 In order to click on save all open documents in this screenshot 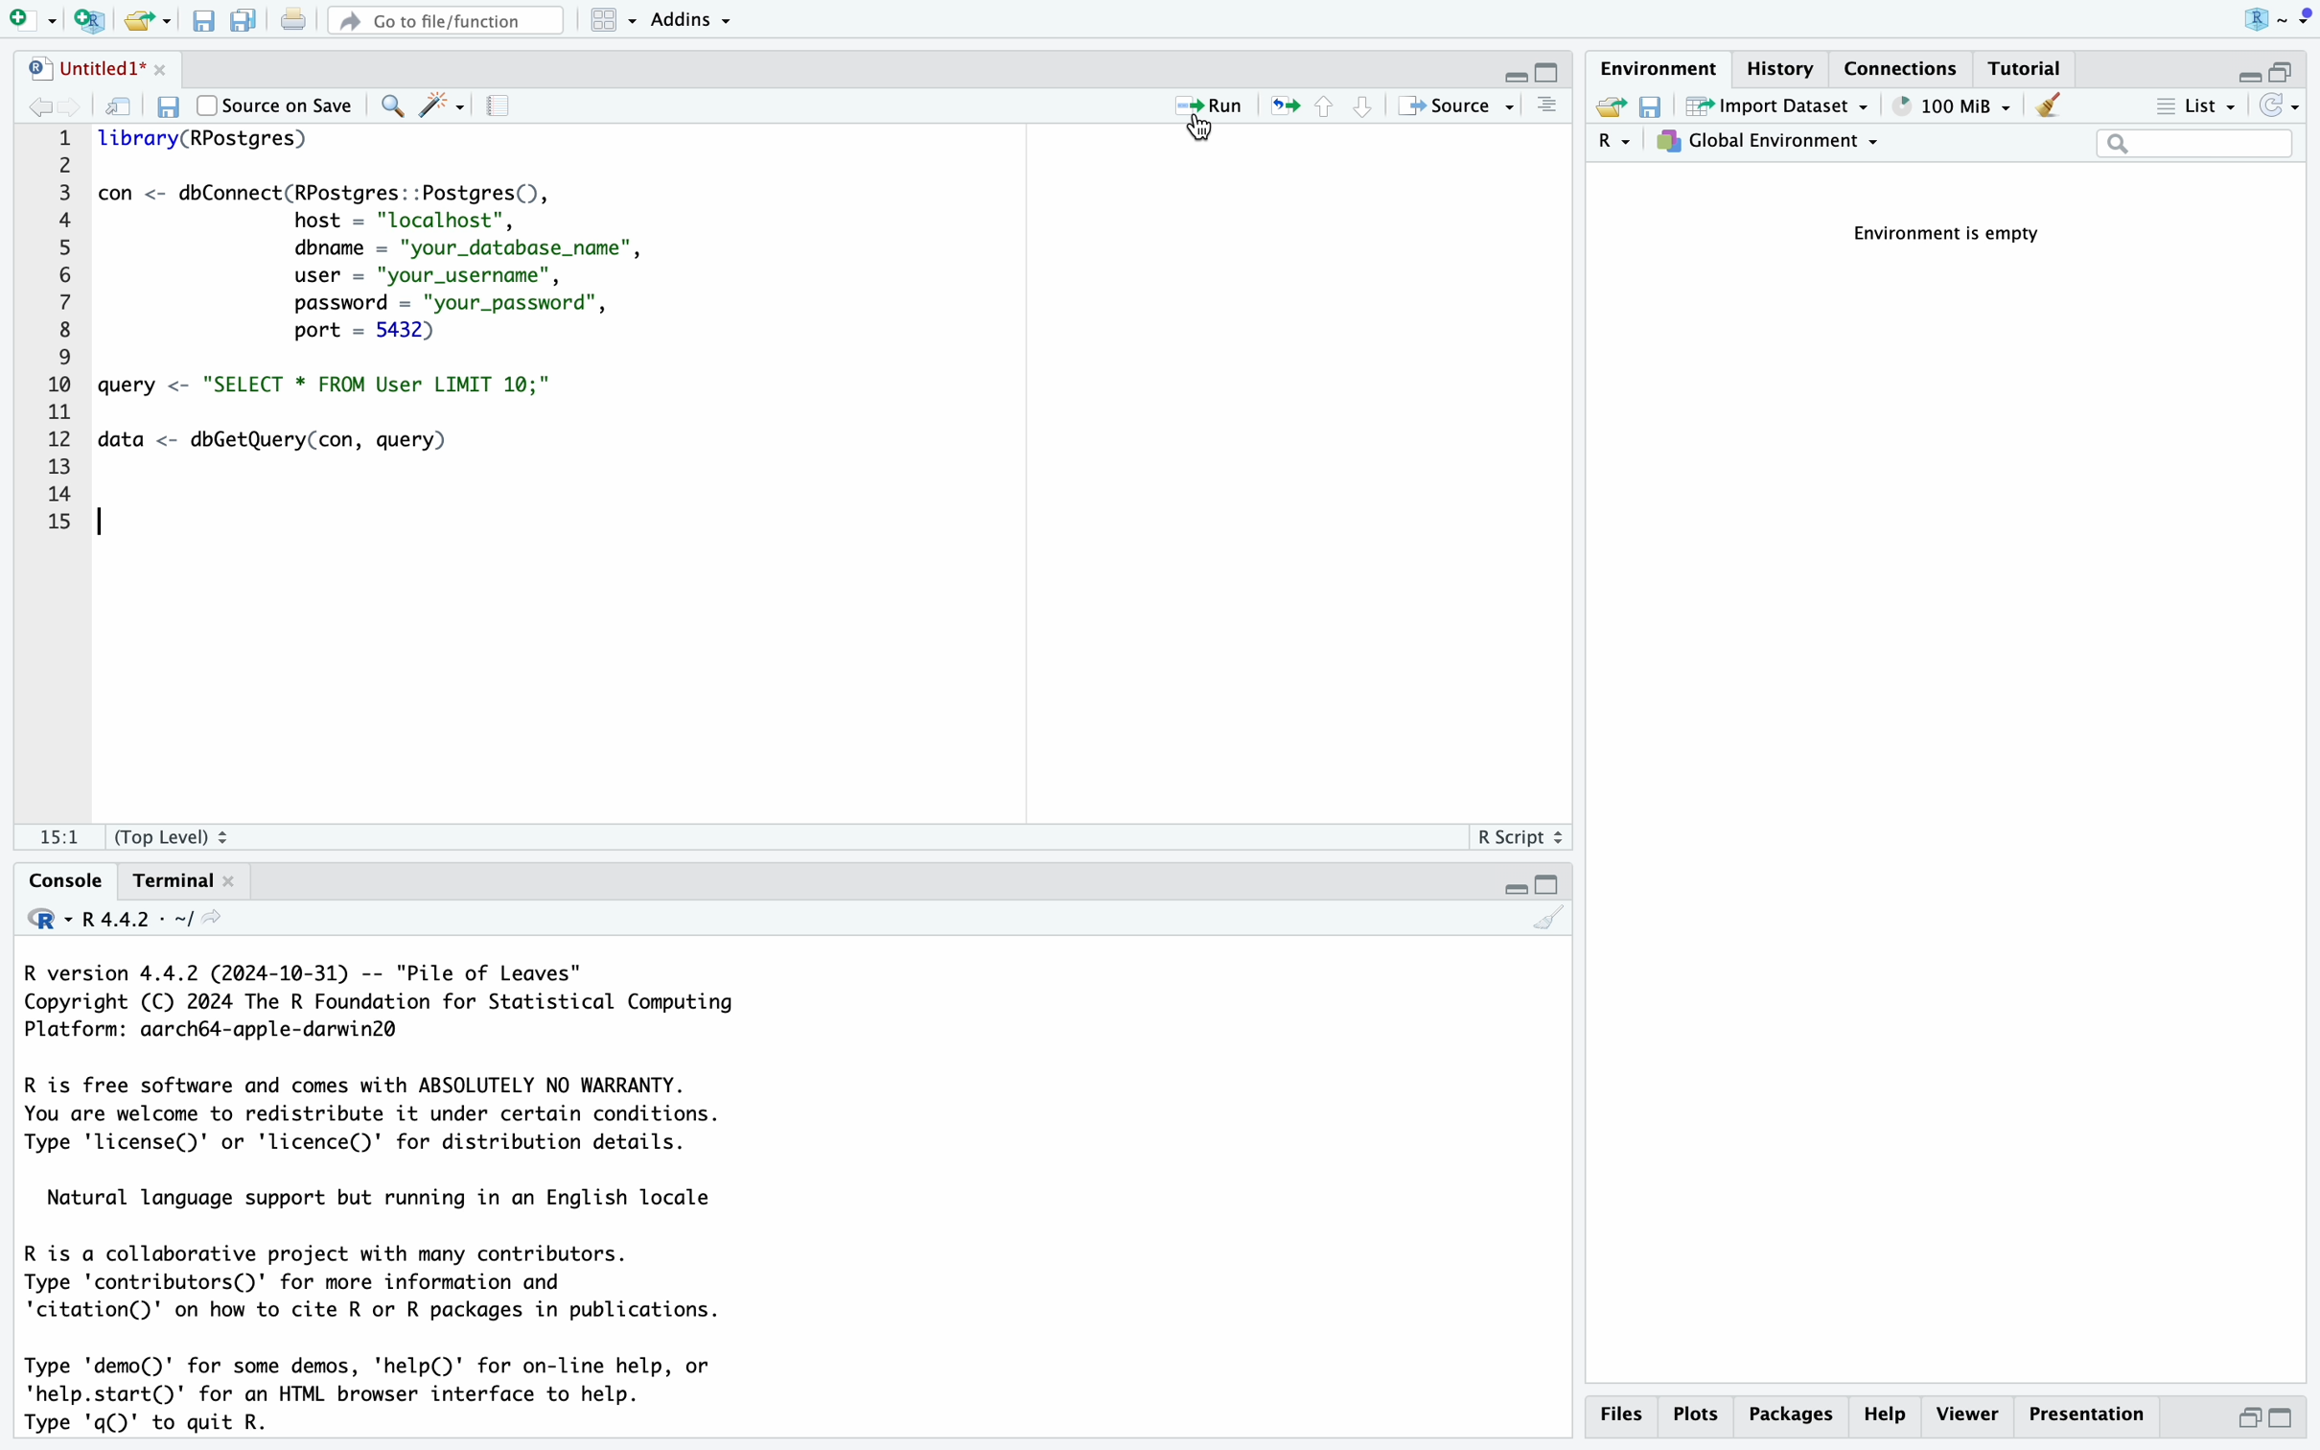, I will do `click(242, 20)`.